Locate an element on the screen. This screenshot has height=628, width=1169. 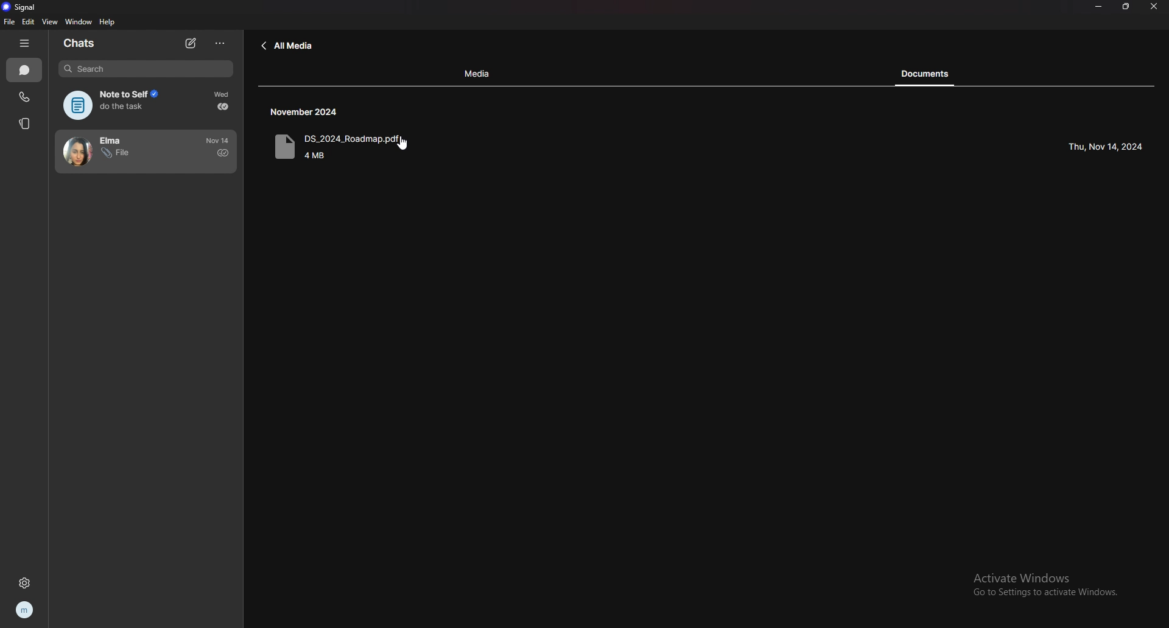
window is located at coordinates (78, 21).